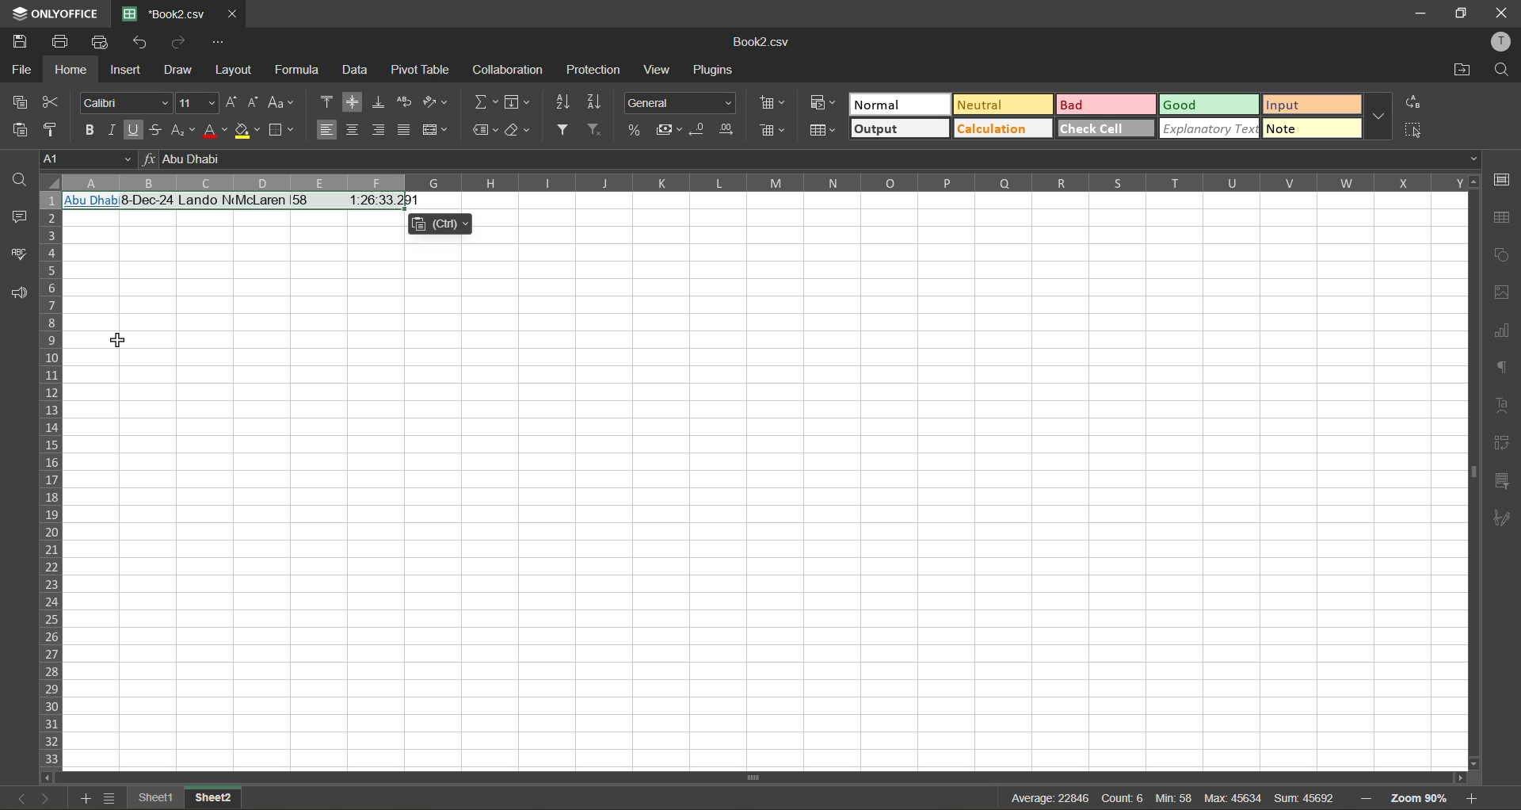  Describe the element at coordinates (1418, 12) in the screenshot. I see `minimize` at that location.